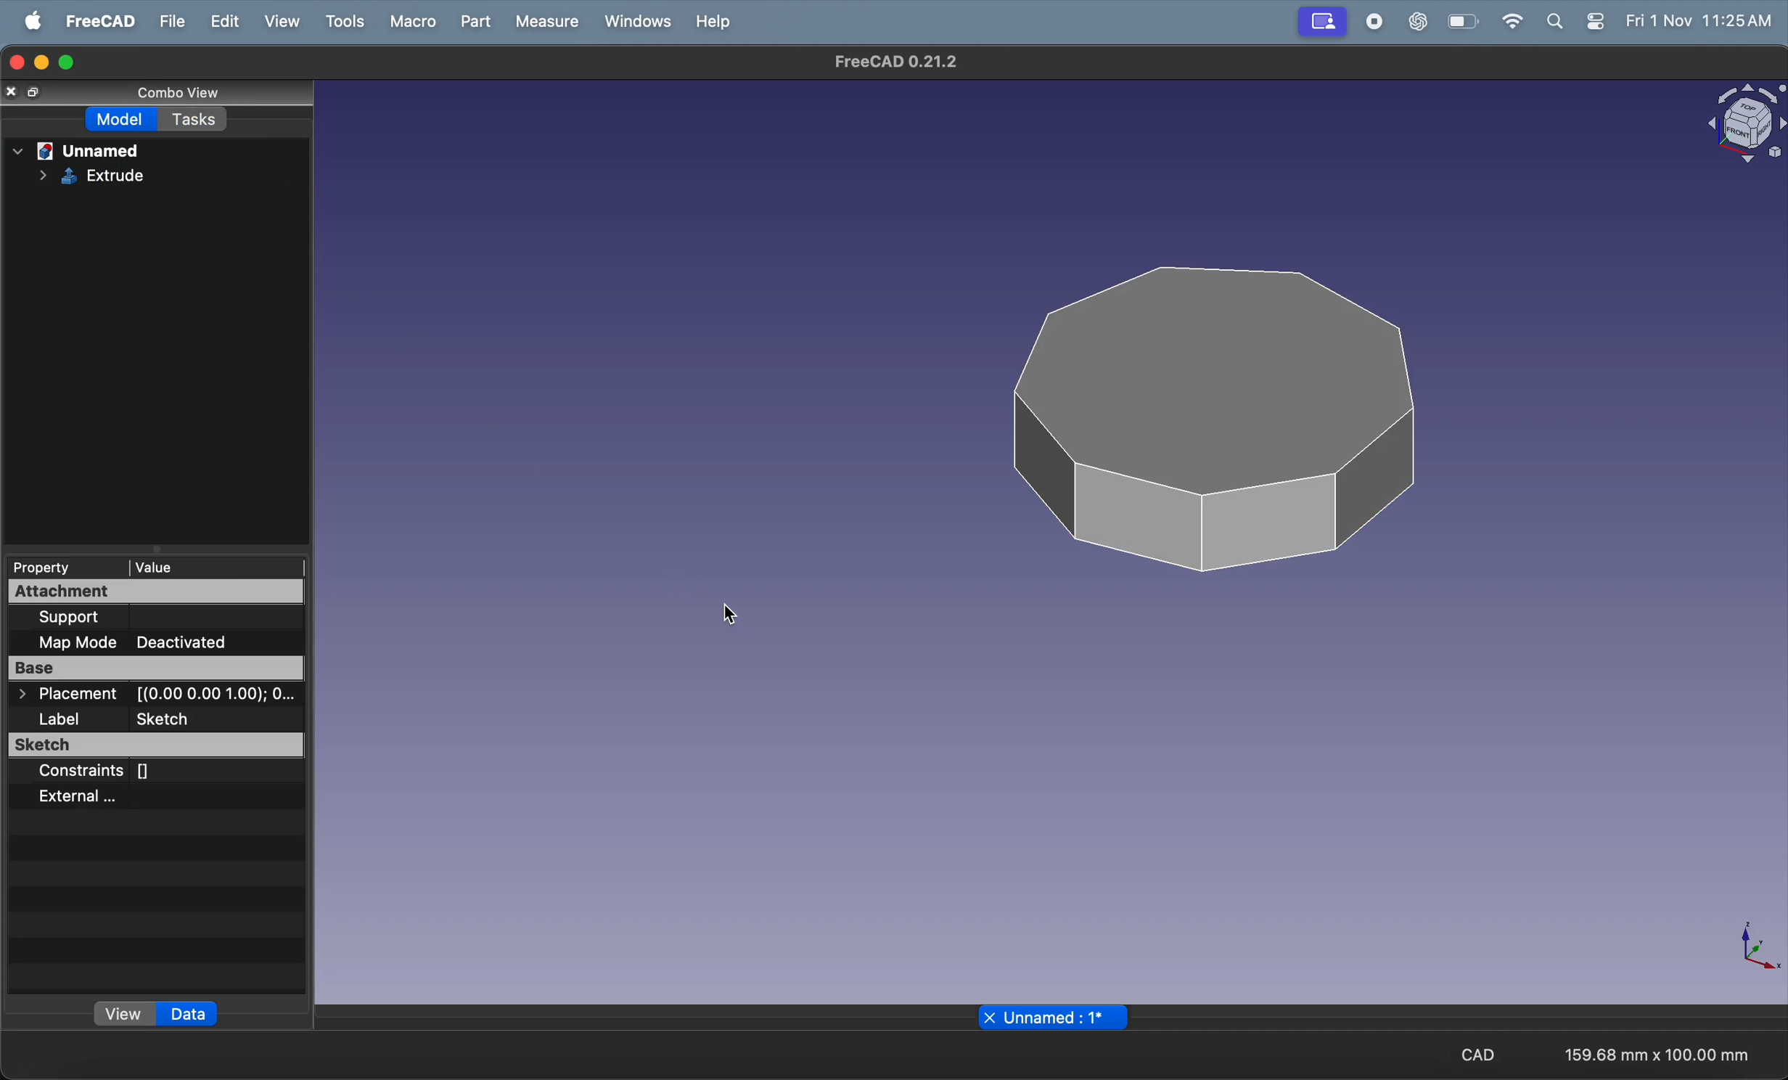 The width and height of the screenshot is (1788, 1080). Describe the element at coordinates (165, 22) in the screenshot. I see `file` at that location.